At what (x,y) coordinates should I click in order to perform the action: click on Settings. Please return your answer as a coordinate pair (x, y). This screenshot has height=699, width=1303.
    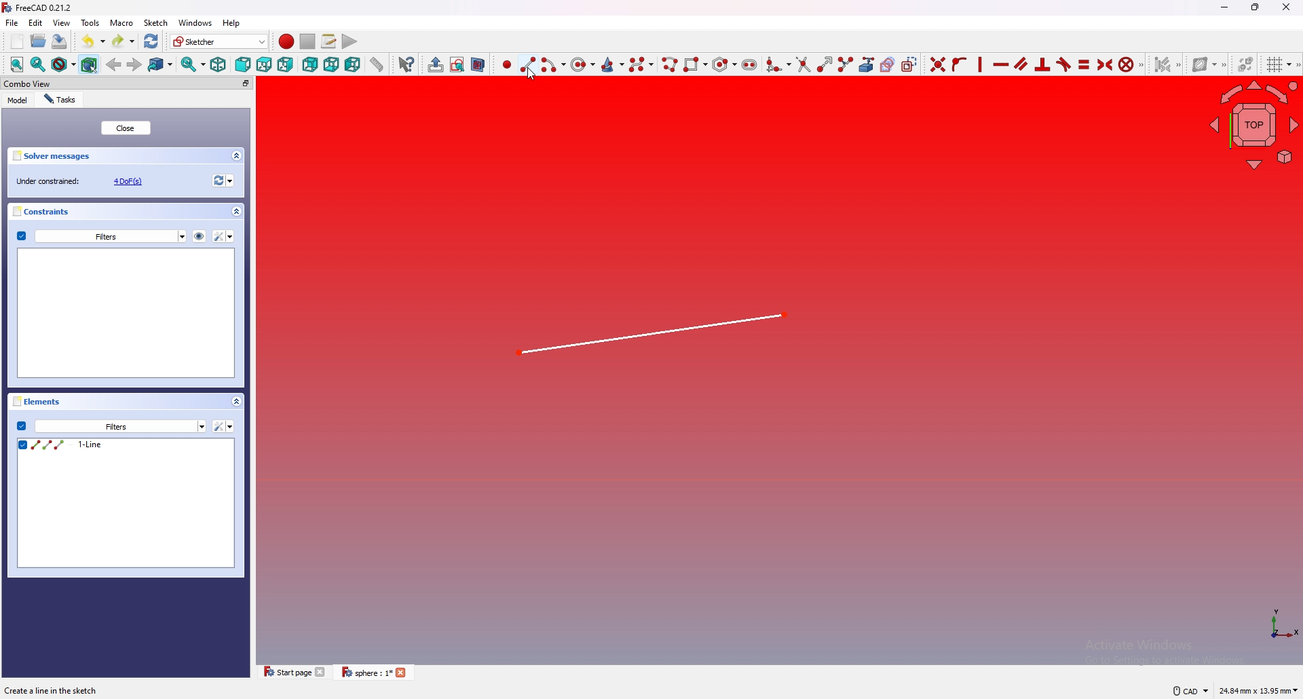
    Looking at the image, I should click on (121, 427).